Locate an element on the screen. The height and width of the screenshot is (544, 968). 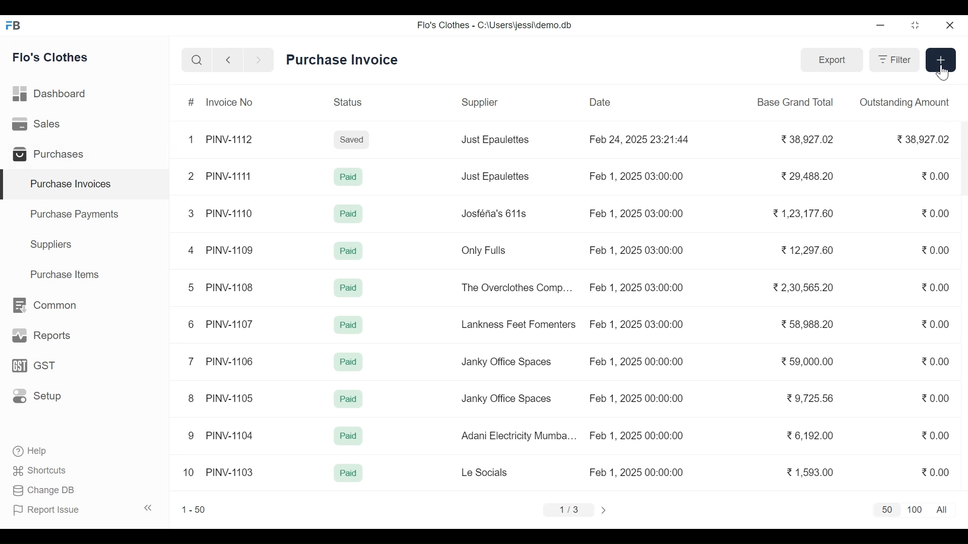
9,725.56 is located at coordinates (811, 397).